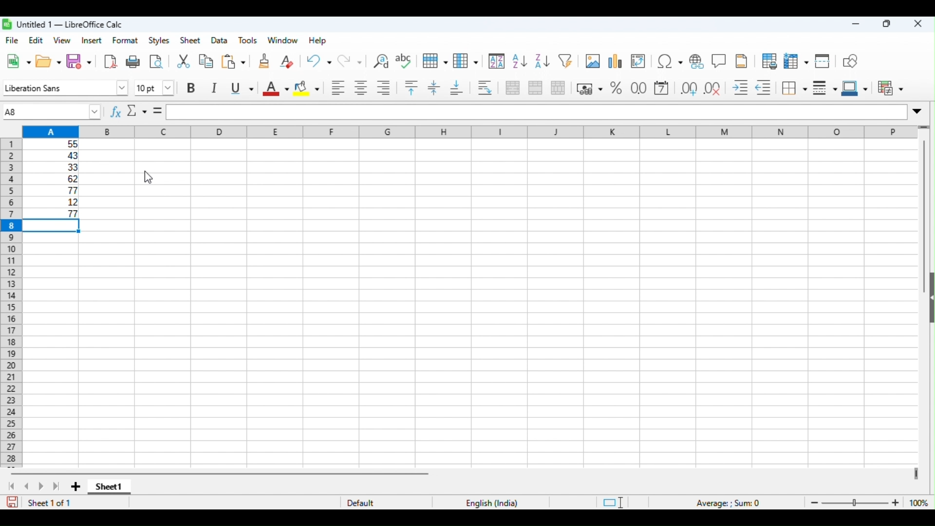  What do you see at coordinates (206, 62) in the screenshot?
I see `copy` at bounding box center [206, 62].